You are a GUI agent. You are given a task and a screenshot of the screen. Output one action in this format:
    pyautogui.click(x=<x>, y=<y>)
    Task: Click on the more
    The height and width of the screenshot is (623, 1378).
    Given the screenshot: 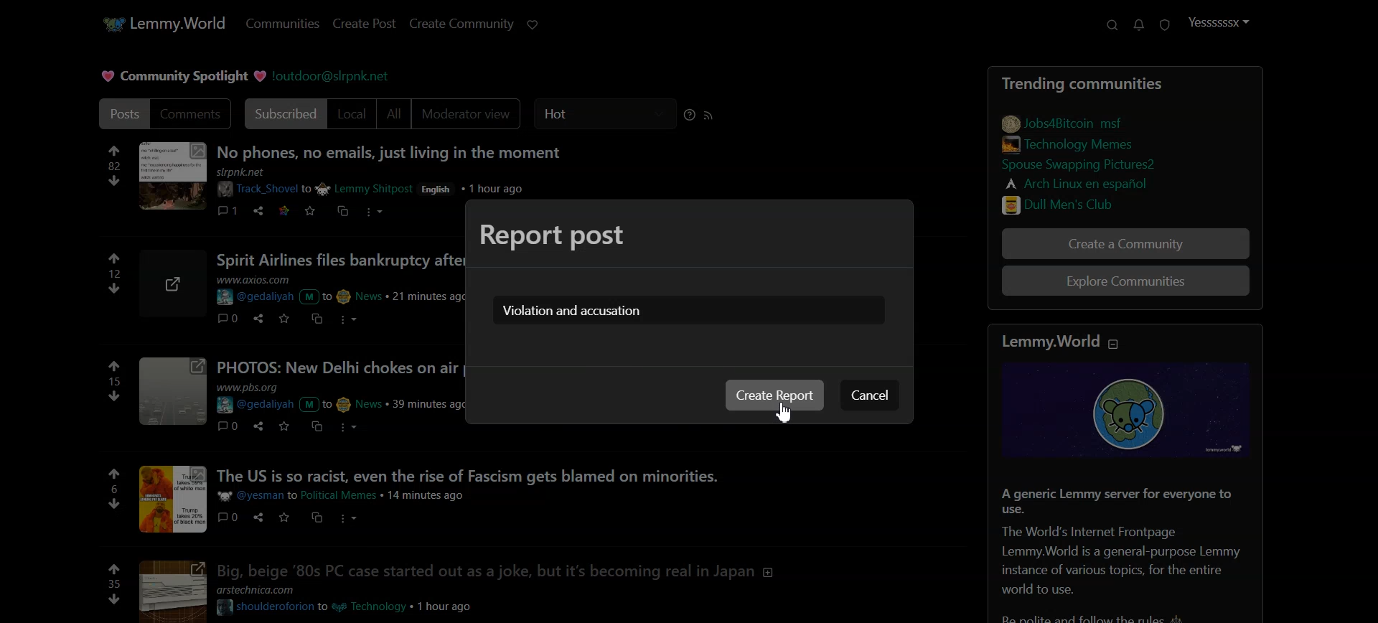 What is the action you would take?
    pyautogui.click(x=345, y=318)
    